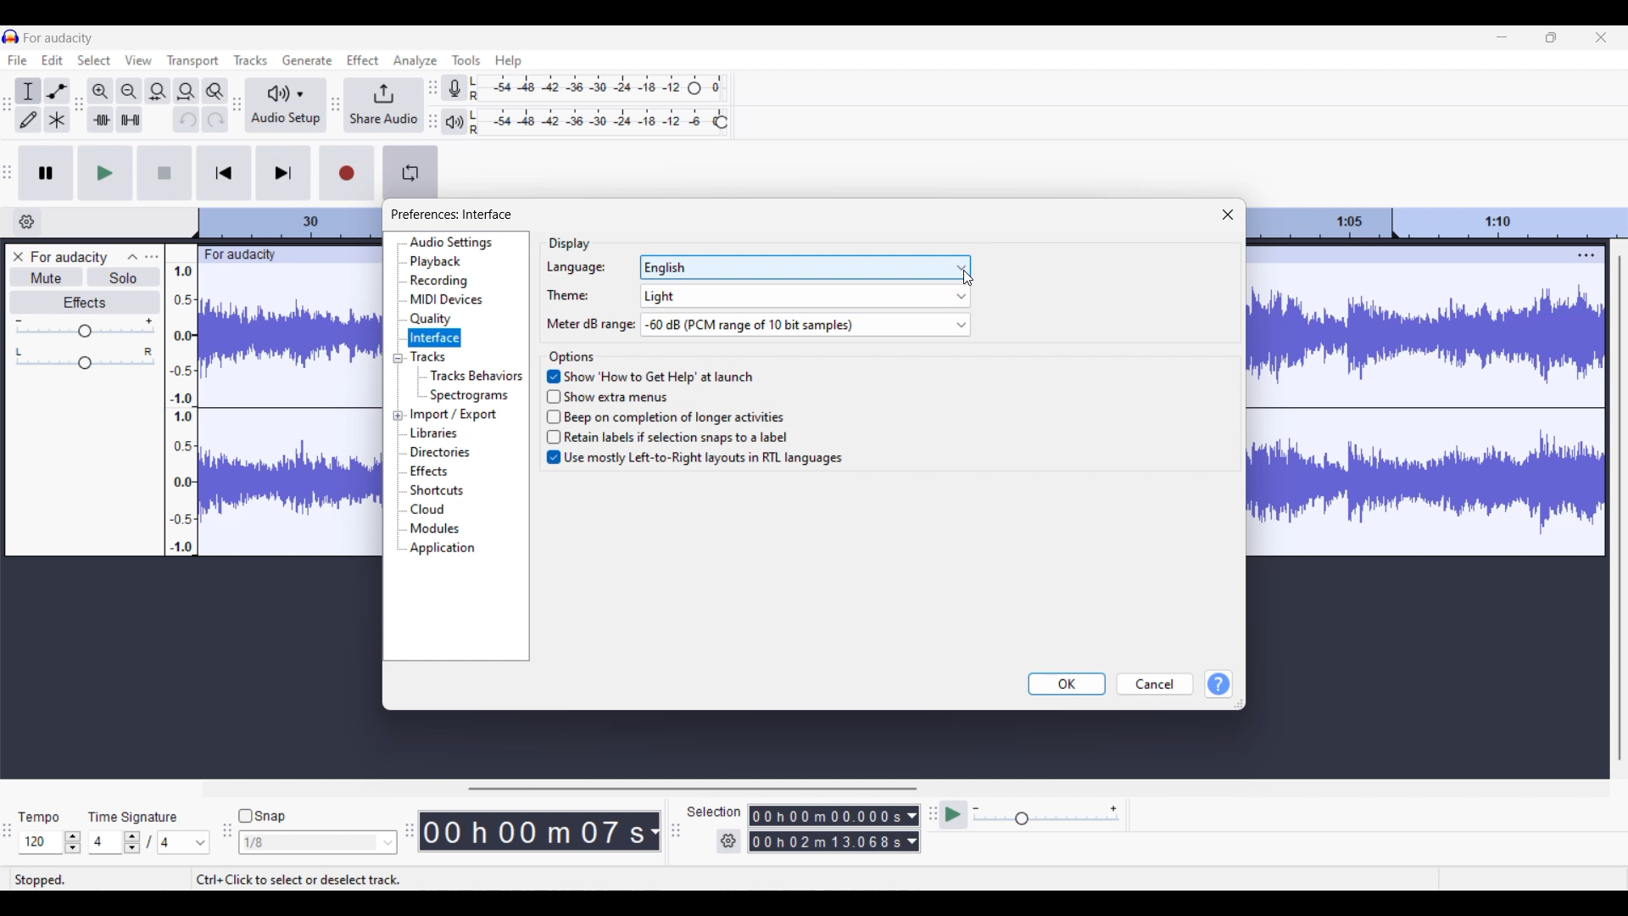  What do you see at coordinates (509, 61) in the screenshot?
I see `Help menu` at bounding box center [509, 61].